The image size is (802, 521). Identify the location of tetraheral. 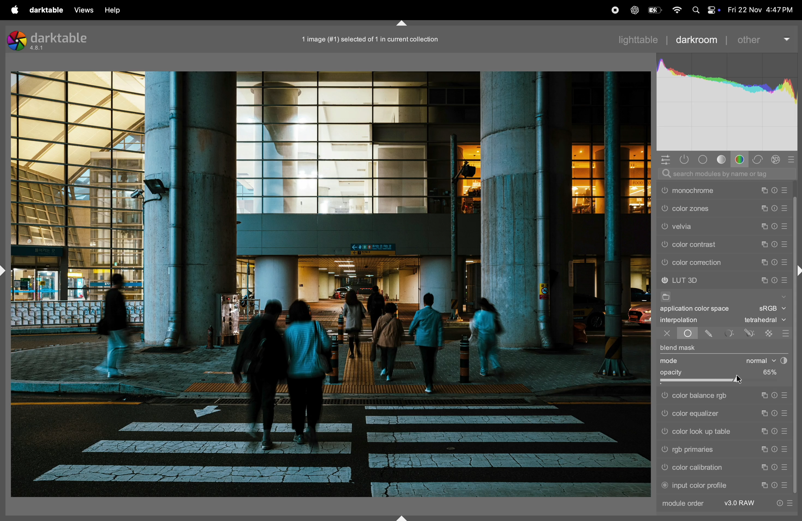
(763, 320).